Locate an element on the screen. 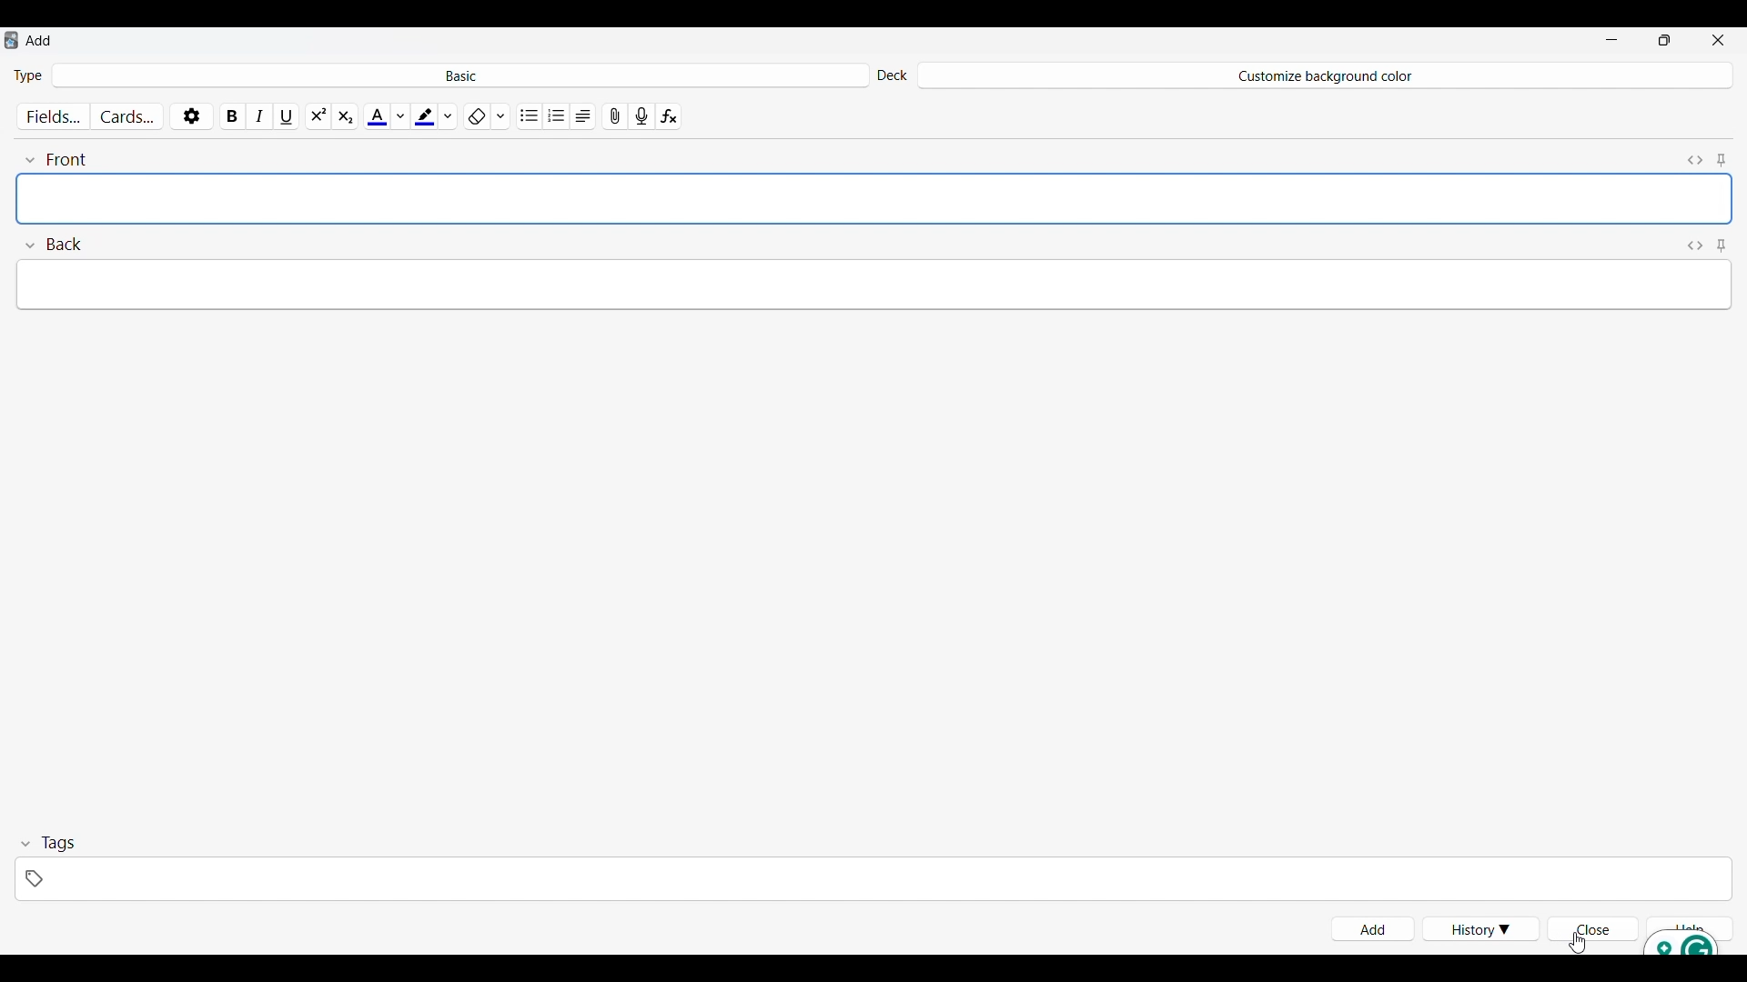 This screenshot has width=1747, height=982. Cursor clicking on Close is located at coordinates (1577, 944).